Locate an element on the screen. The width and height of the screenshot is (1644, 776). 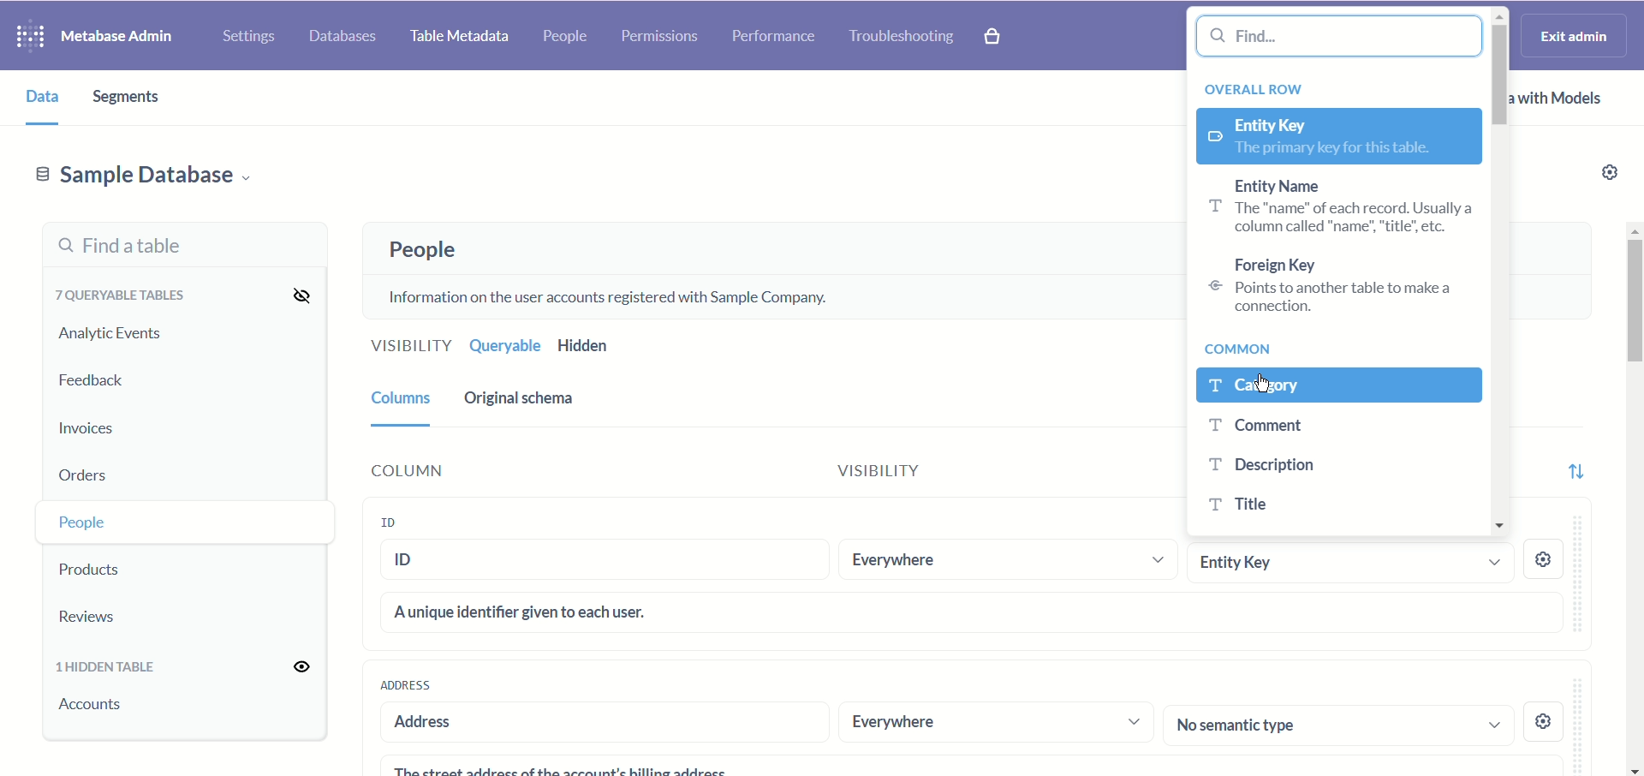
settings is located at coordinates (1546, 562).